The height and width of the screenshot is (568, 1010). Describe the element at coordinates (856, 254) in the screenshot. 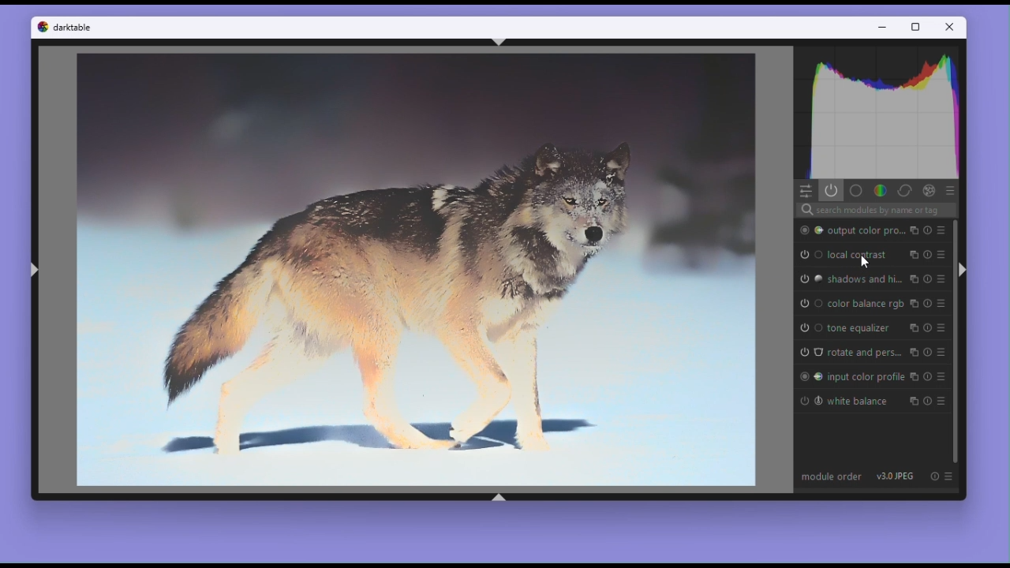

I see `local contrast` at that location.